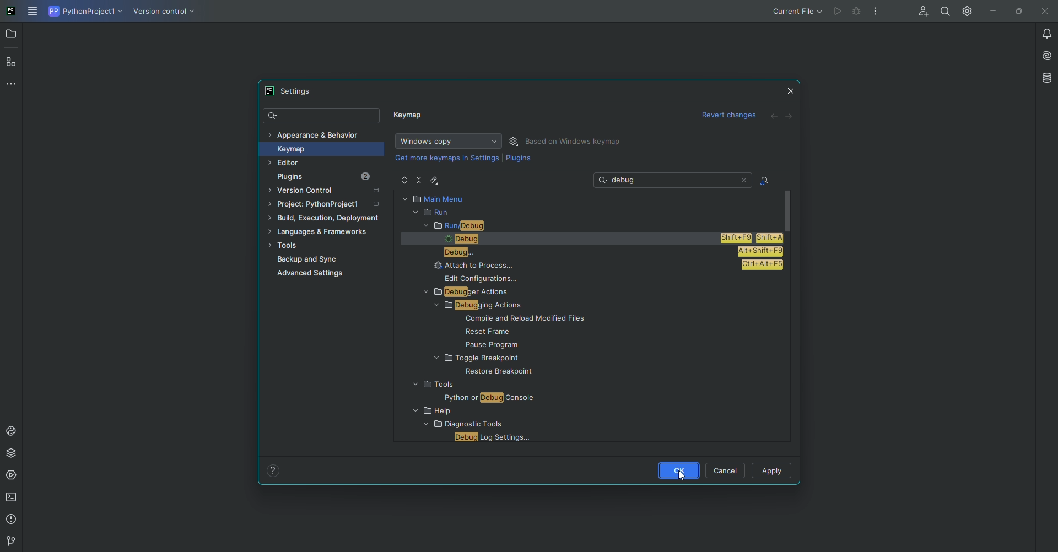 The width and height of the screenshot is (1058, 552). I want to click on Console, so click(12, 431).